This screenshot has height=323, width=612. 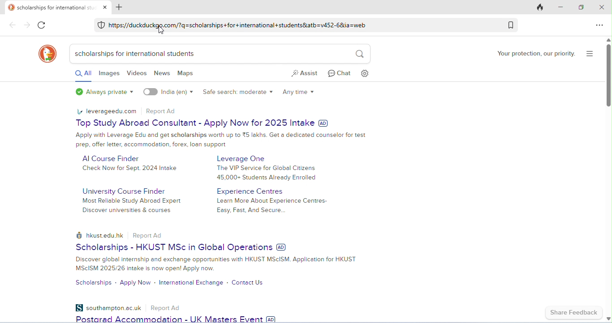 What do you see at coordinates (272, 207) in the screenshot?
I see `Learn More About Experience Centres-Easy, Fast, And Secure...` at bounding box center [272, 207].